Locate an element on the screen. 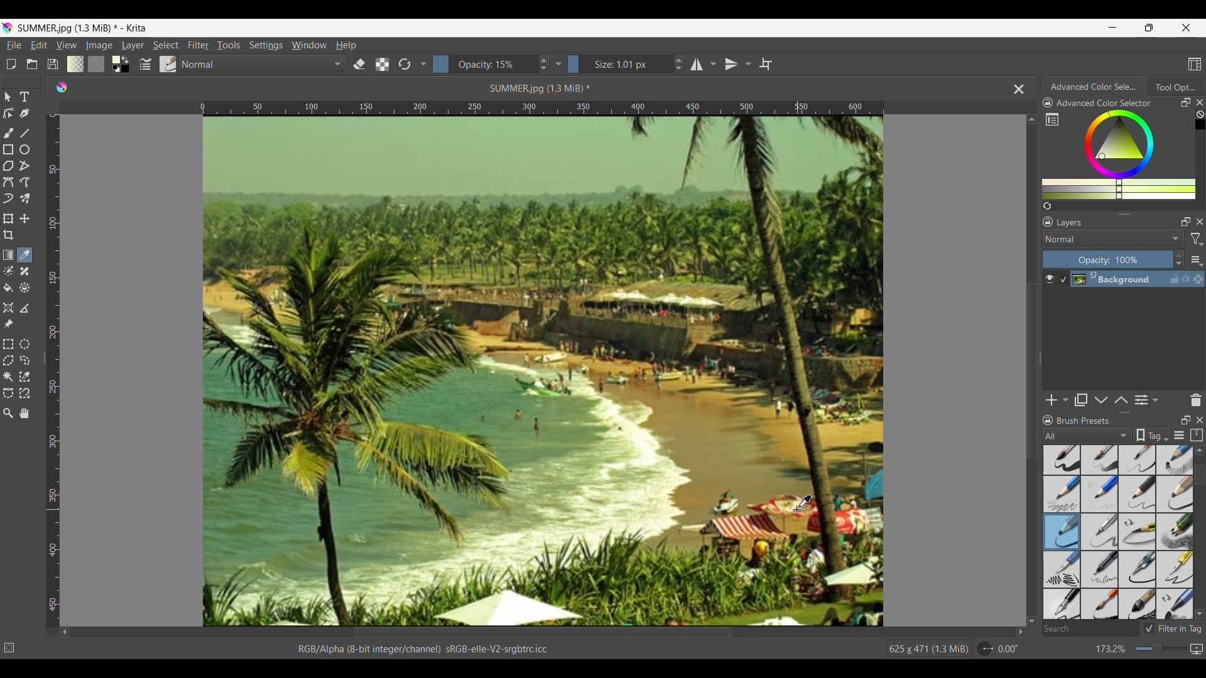 Image resolution: width=1206 pixels, height=678 pixels. Preserve alpha is located at coordinates (382, 65).